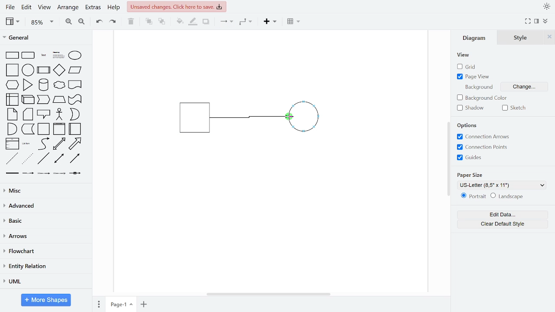 Image resolution: width=555 pixels, height=312 pixels. I want to click on text box, so click(59, 56).